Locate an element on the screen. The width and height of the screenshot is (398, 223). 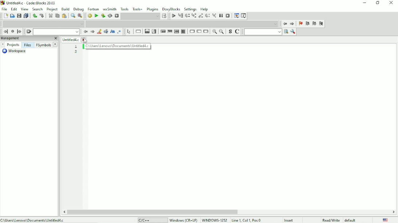
Search is located at coordinates (37, 9).